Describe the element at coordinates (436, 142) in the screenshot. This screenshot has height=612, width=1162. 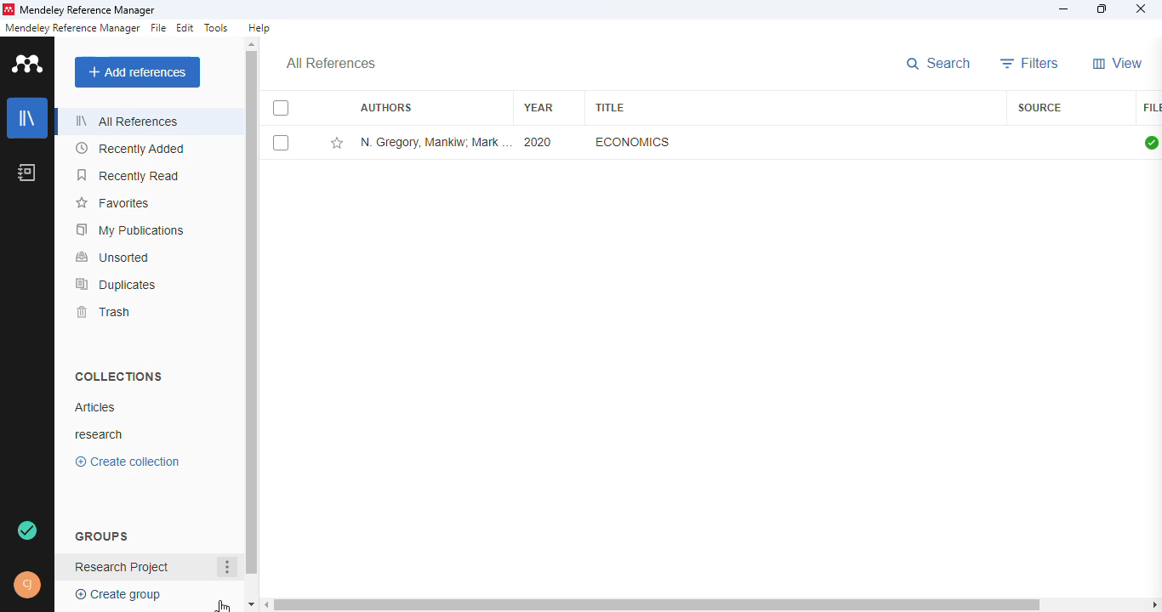
I see `N. Gregory Mankiw, Mark P. Taylor` at that location.